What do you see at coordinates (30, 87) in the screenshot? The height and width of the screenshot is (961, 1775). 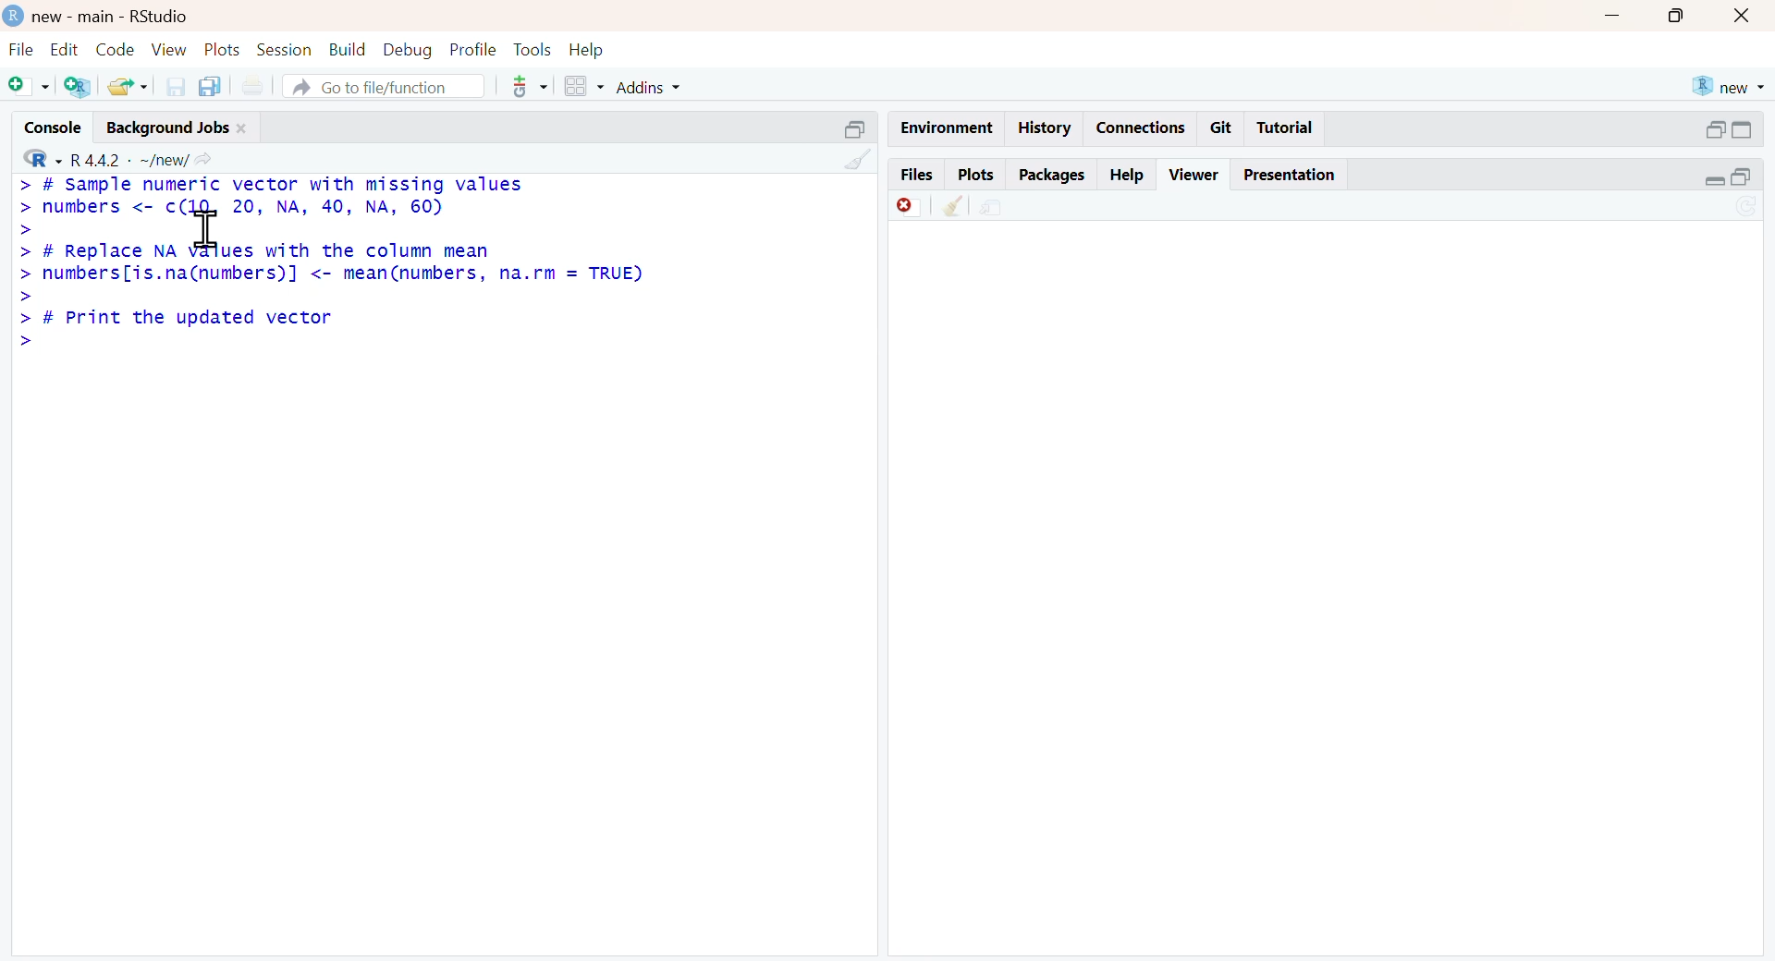 I see `add file as` at bounding box center [30, 87].